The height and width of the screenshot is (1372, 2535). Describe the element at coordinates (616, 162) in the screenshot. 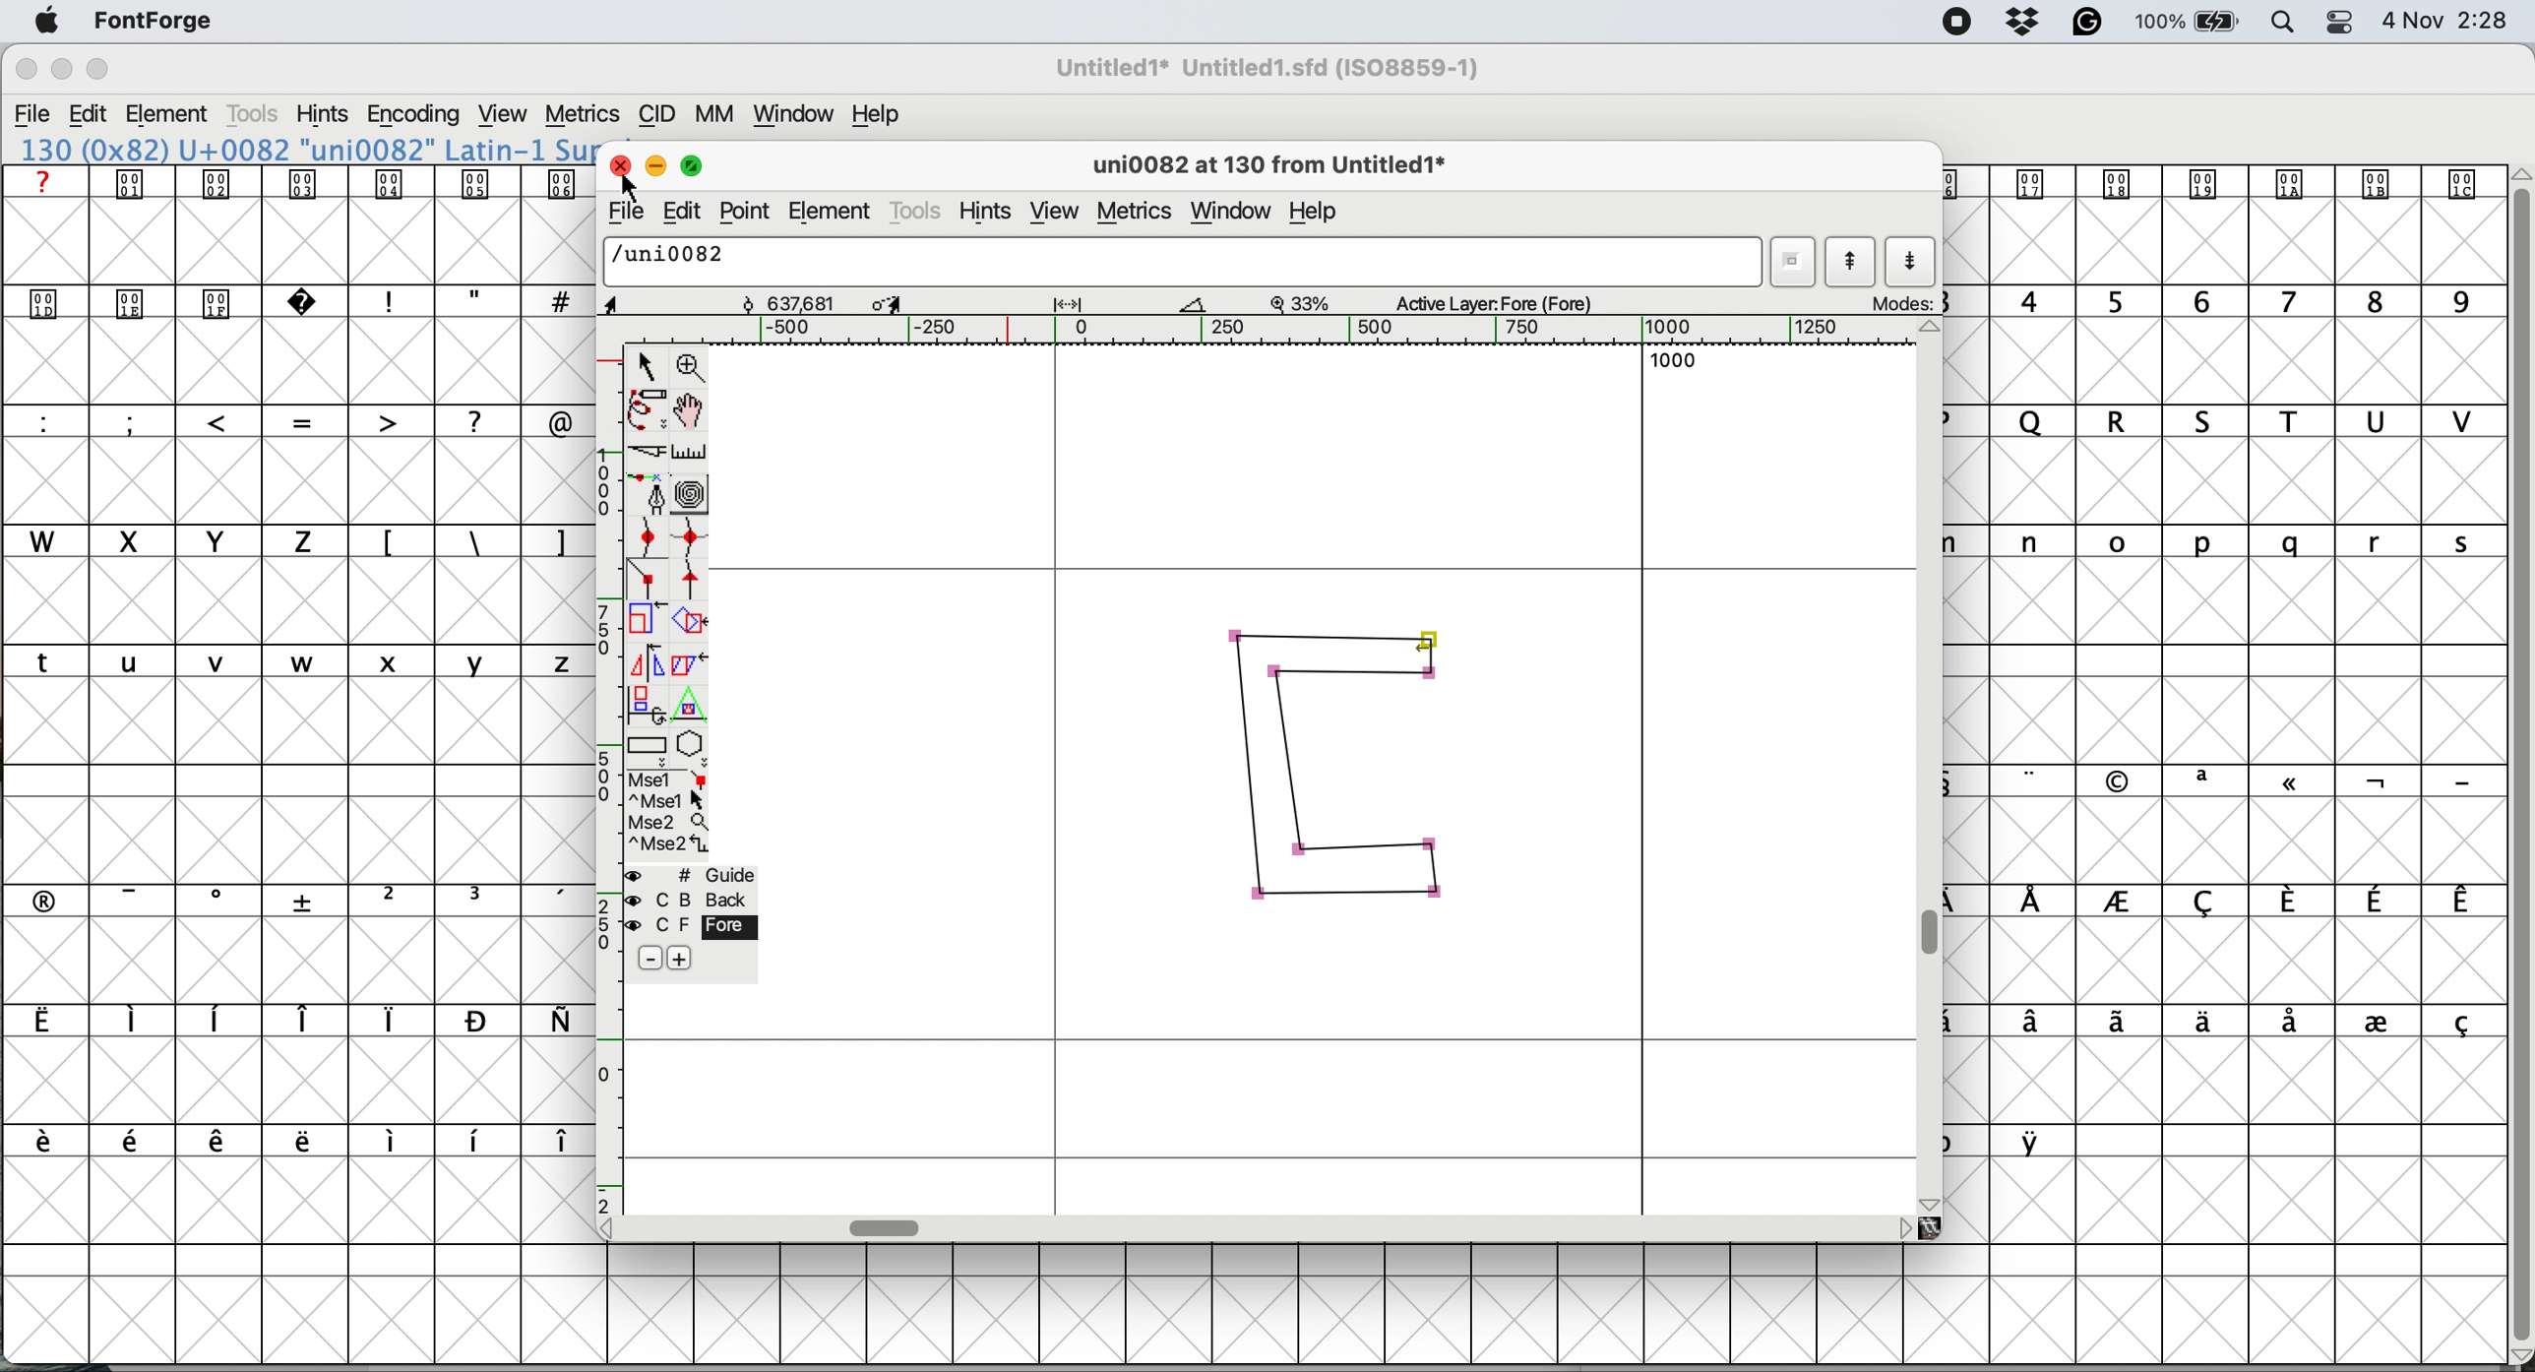

I see `close` at that location.